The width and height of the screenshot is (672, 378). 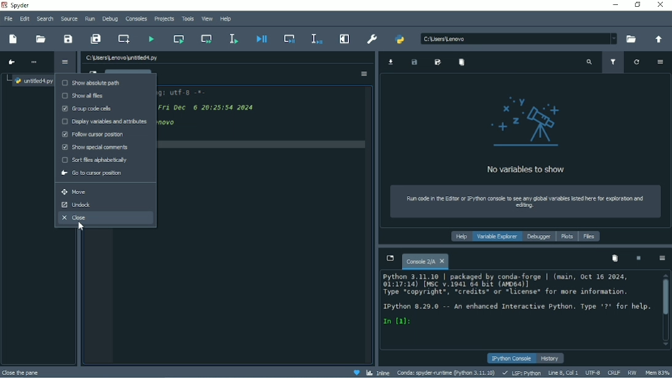 What do you see at coordinates (12, 62) in the screenshot?
I see `Go to cursor position` at bounding box center [12, 62].